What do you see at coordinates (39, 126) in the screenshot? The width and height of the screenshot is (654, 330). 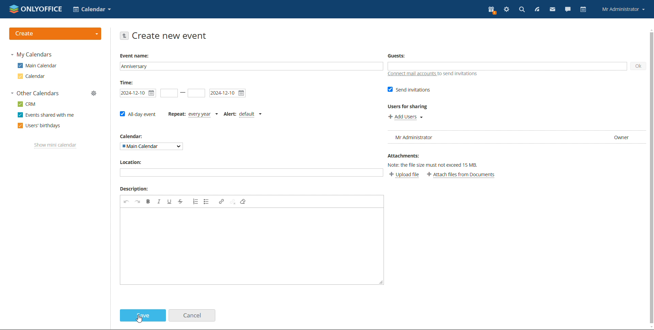 I see `users' birthdays` at bounding box center [39, 126].